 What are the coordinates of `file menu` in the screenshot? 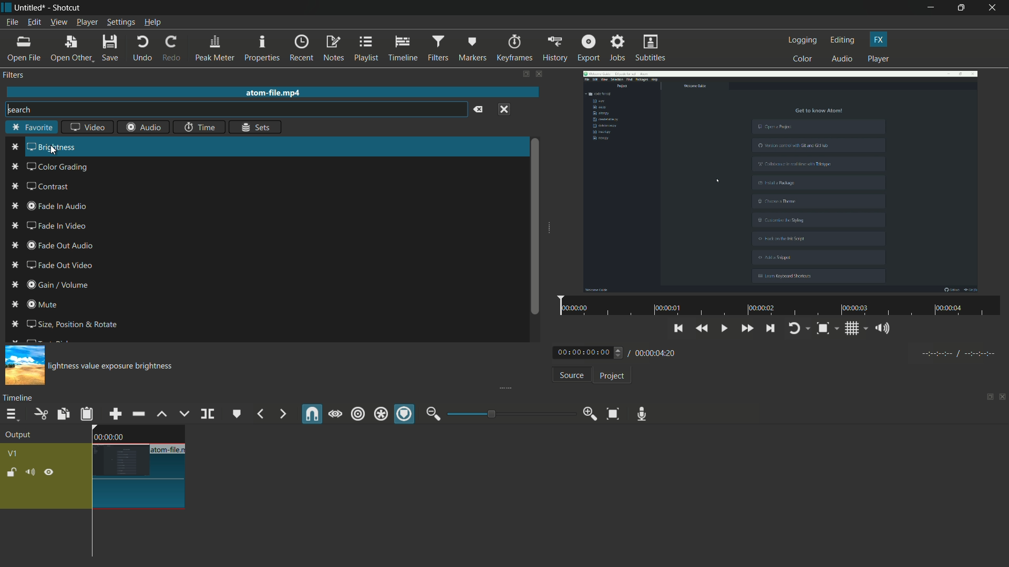 It's located at (12, 22).